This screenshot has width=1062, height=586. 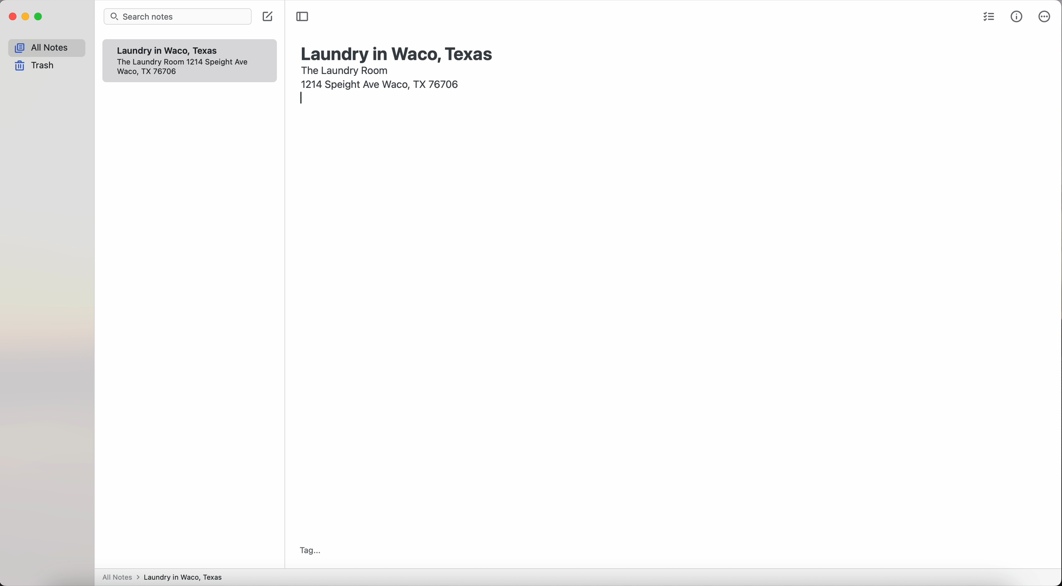 What do you see at coordinates (1017, 16) in the screenshot?
I see `metrics` at bounding box center [1017, 16].